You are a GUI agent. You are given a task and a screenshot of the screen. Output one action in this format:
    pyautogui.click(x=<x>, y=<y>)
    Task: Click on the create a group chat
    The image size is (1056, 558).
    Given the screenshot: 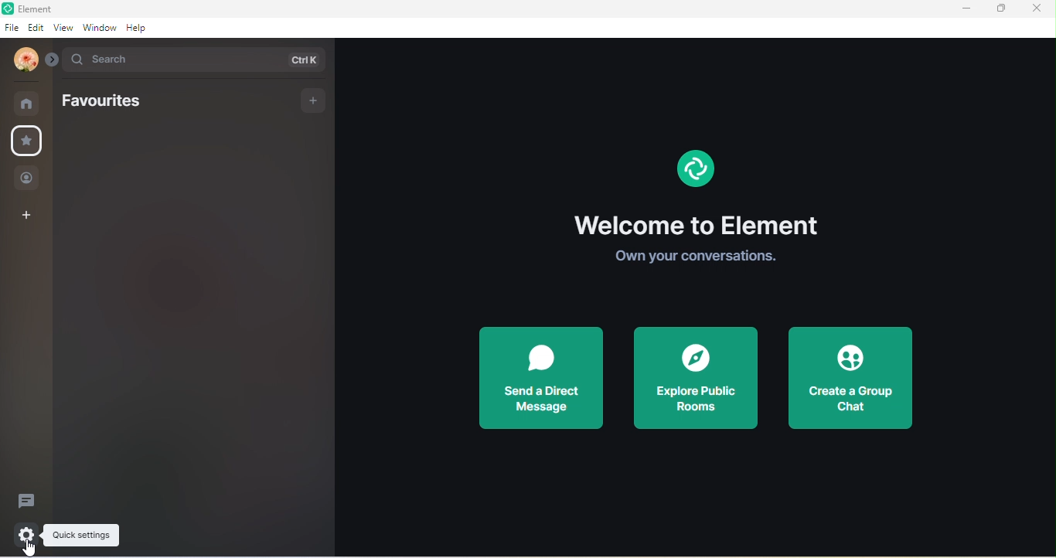 What is the action you would take?
    pyautogui.click(x=849, y=376)
    